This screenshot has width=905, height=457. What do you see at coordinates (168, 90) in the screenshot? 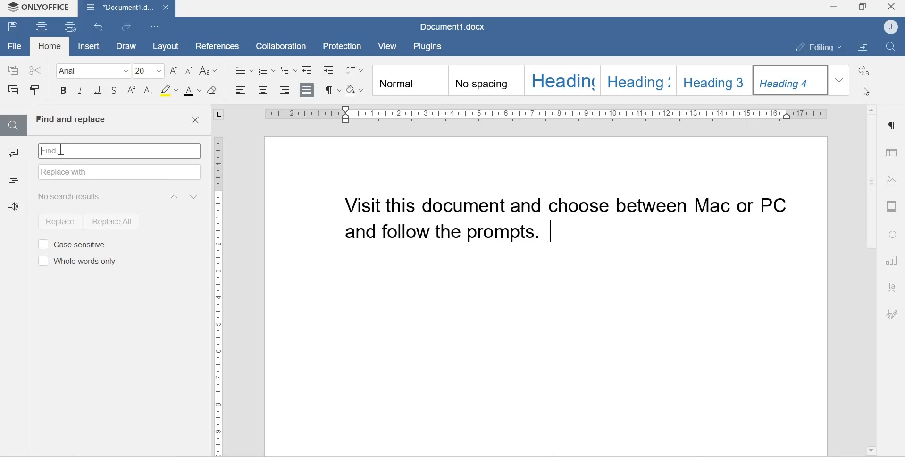
I see `Highlight color` at bounding box center [168, 90].